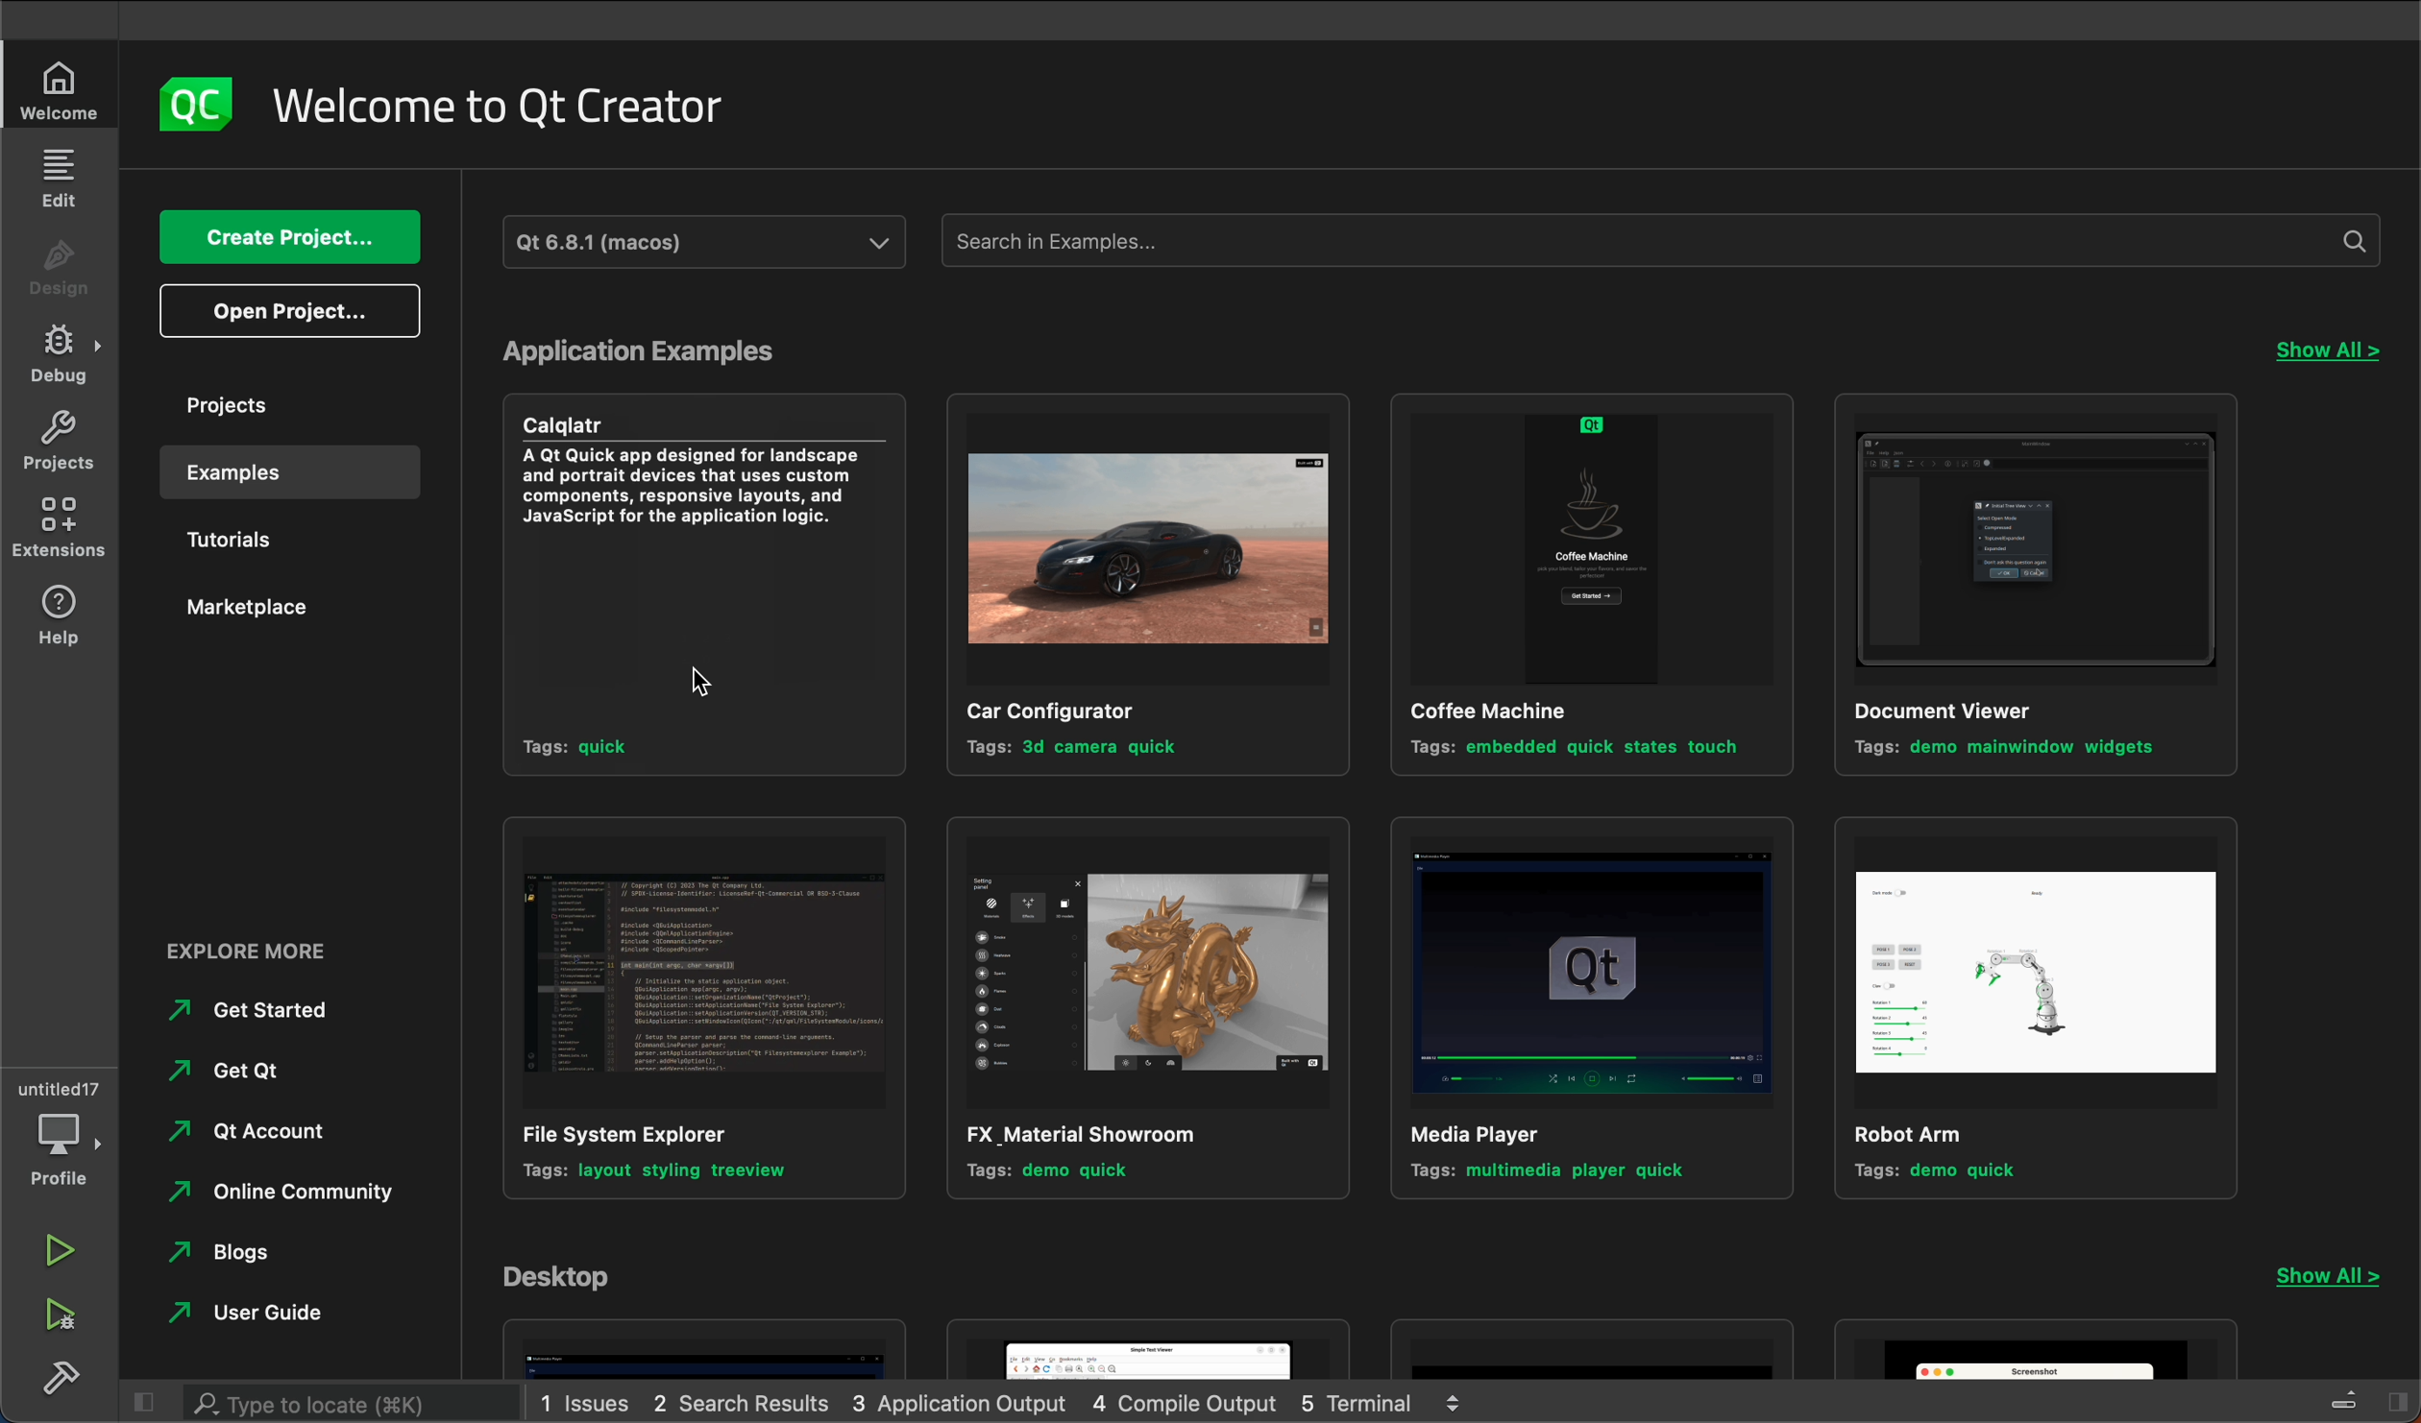  Describe the element at coordinates (257, 1074) in the screenshot. I see `get qt` at that location.